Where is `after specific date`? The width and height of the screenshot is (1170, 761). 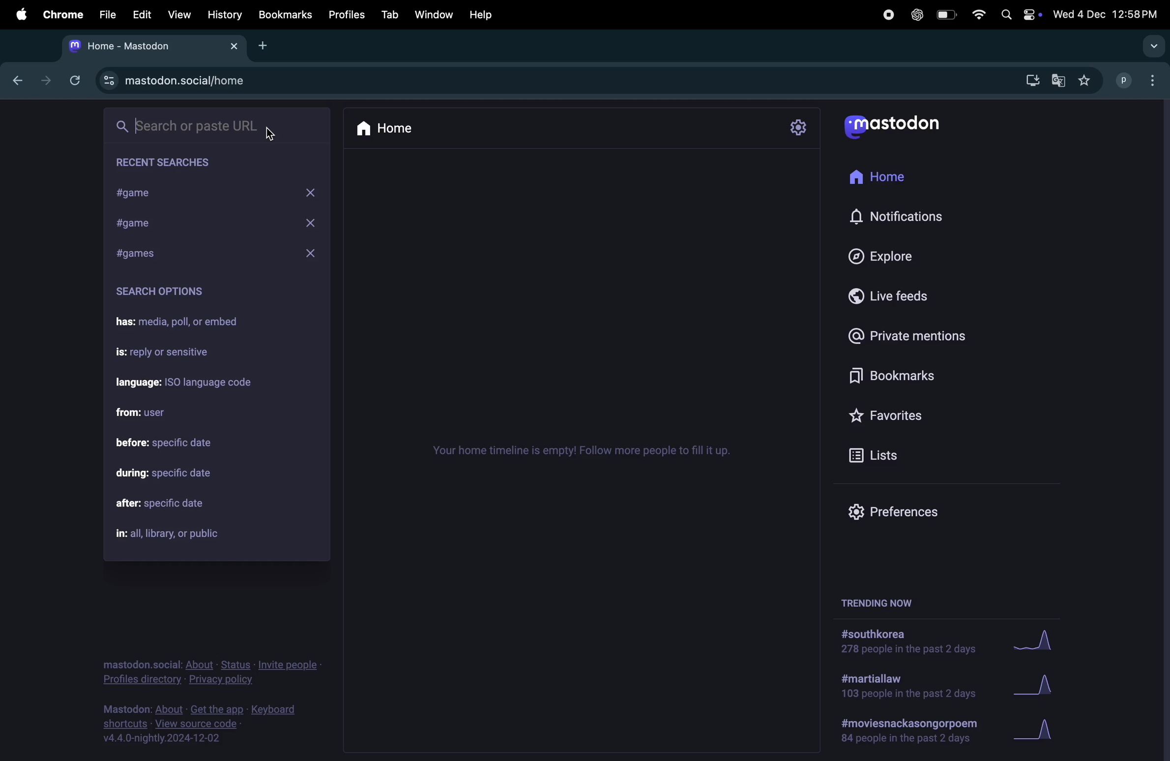 after specific date is located at coordinates (176, 505).